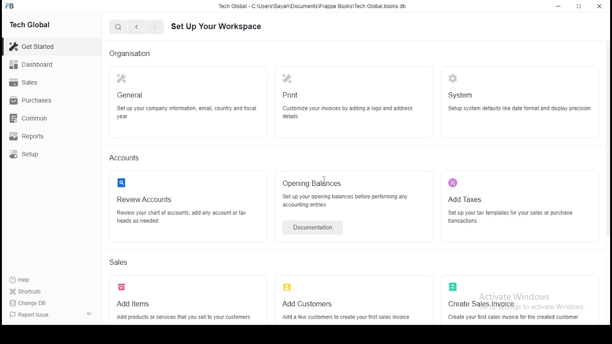 The width and height of the screenshot is (612, 344). I want to click on Sales , so click(38, 84).